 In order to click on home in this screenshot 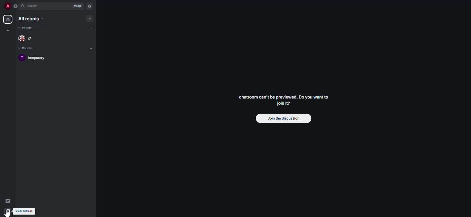, I will do `click(8, 19)`.